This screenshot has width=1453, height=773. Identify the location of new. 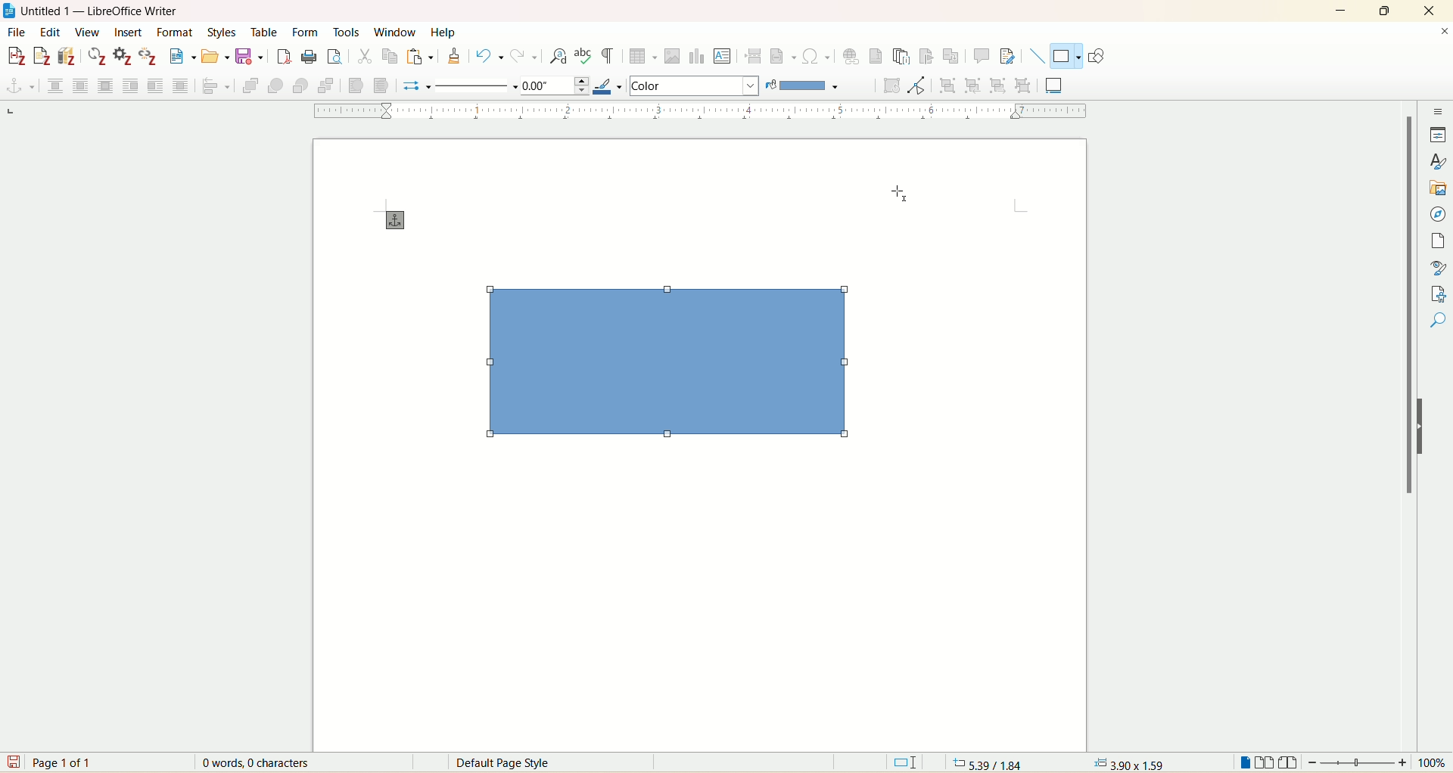
(182, 56).